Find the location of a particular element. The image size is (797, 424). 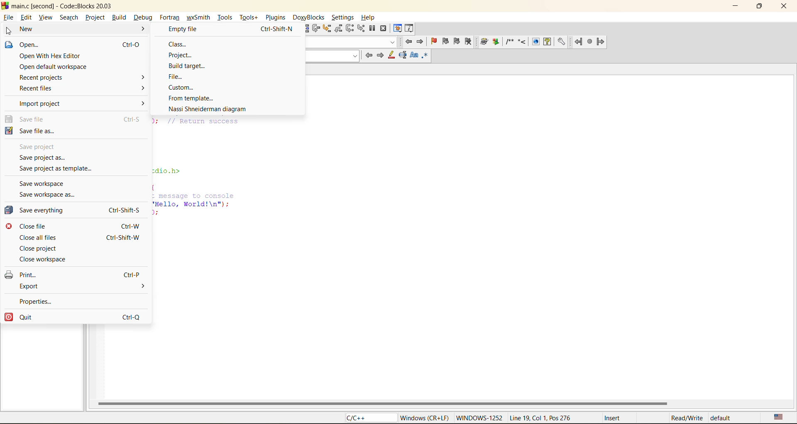

save file is located at coordinates (30, 119).